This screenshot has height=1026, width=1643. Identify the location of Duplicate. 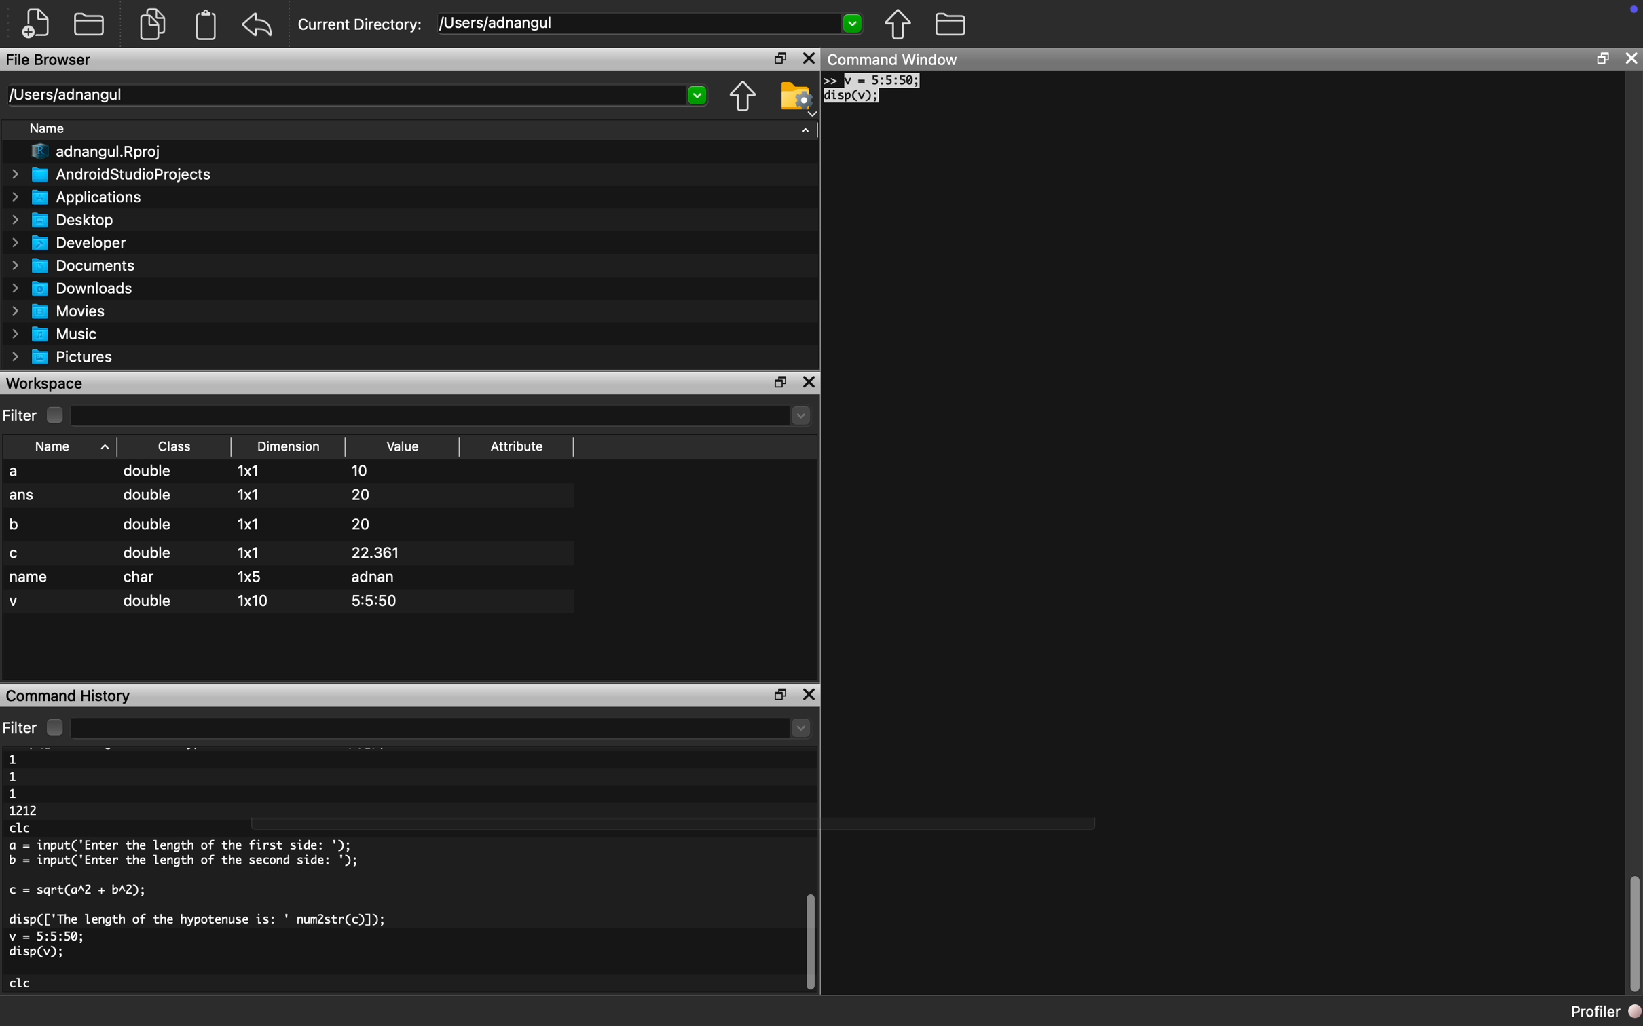
(151, 24).